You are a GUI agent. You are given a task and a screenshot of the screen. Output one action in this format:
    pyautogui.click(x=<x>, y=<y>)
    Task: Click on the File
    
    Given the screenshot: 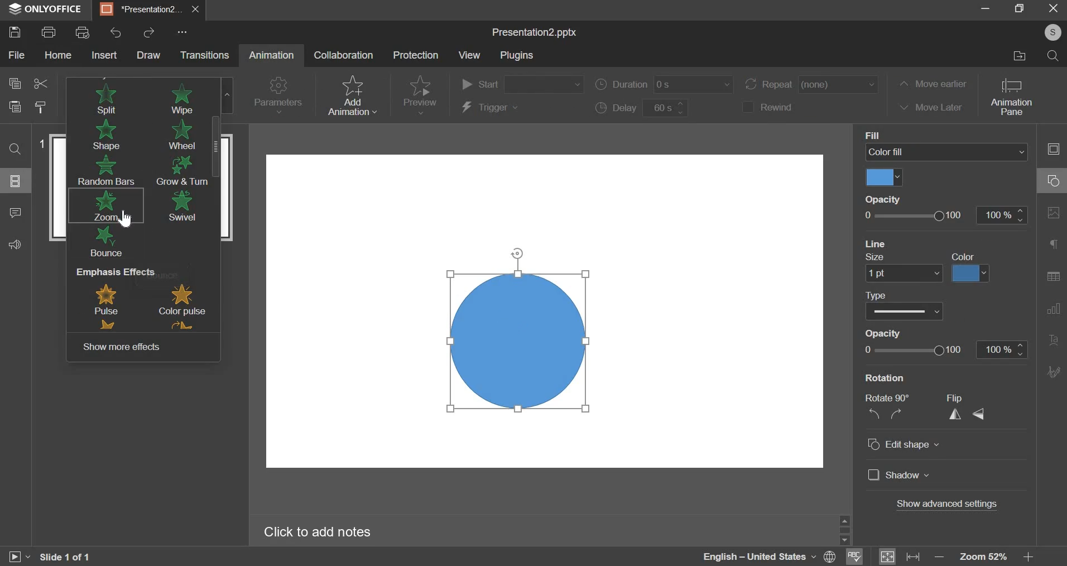 What is the action you would take?
    pyautogui.click(x=16, y=55)
    